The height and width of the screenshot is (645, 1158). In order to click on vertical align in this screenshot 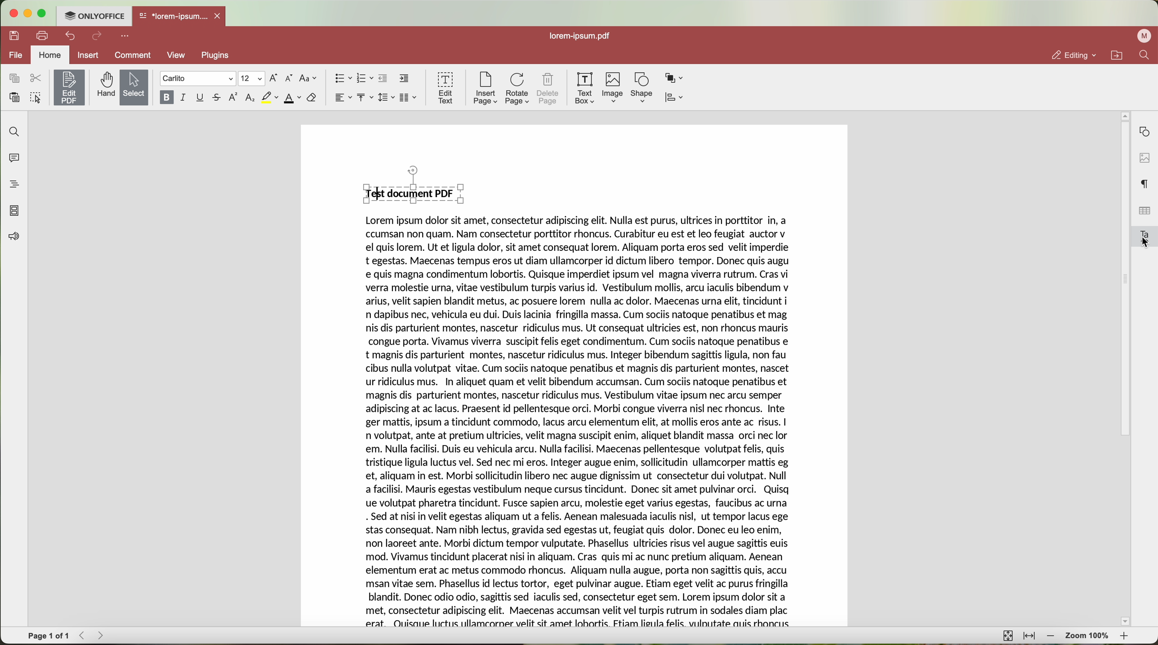, I will do `click(366, 98)`.